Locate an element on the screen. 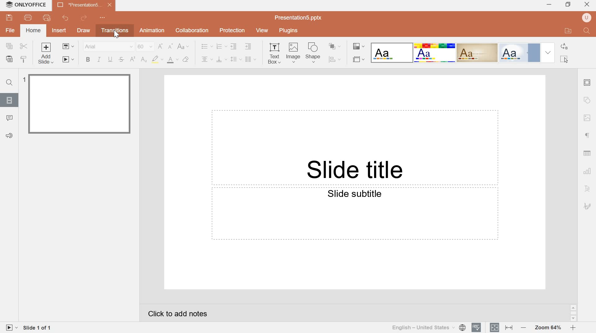 The height and width of the screenshot is (333, 596). chart is located at coordinates (588, 171).